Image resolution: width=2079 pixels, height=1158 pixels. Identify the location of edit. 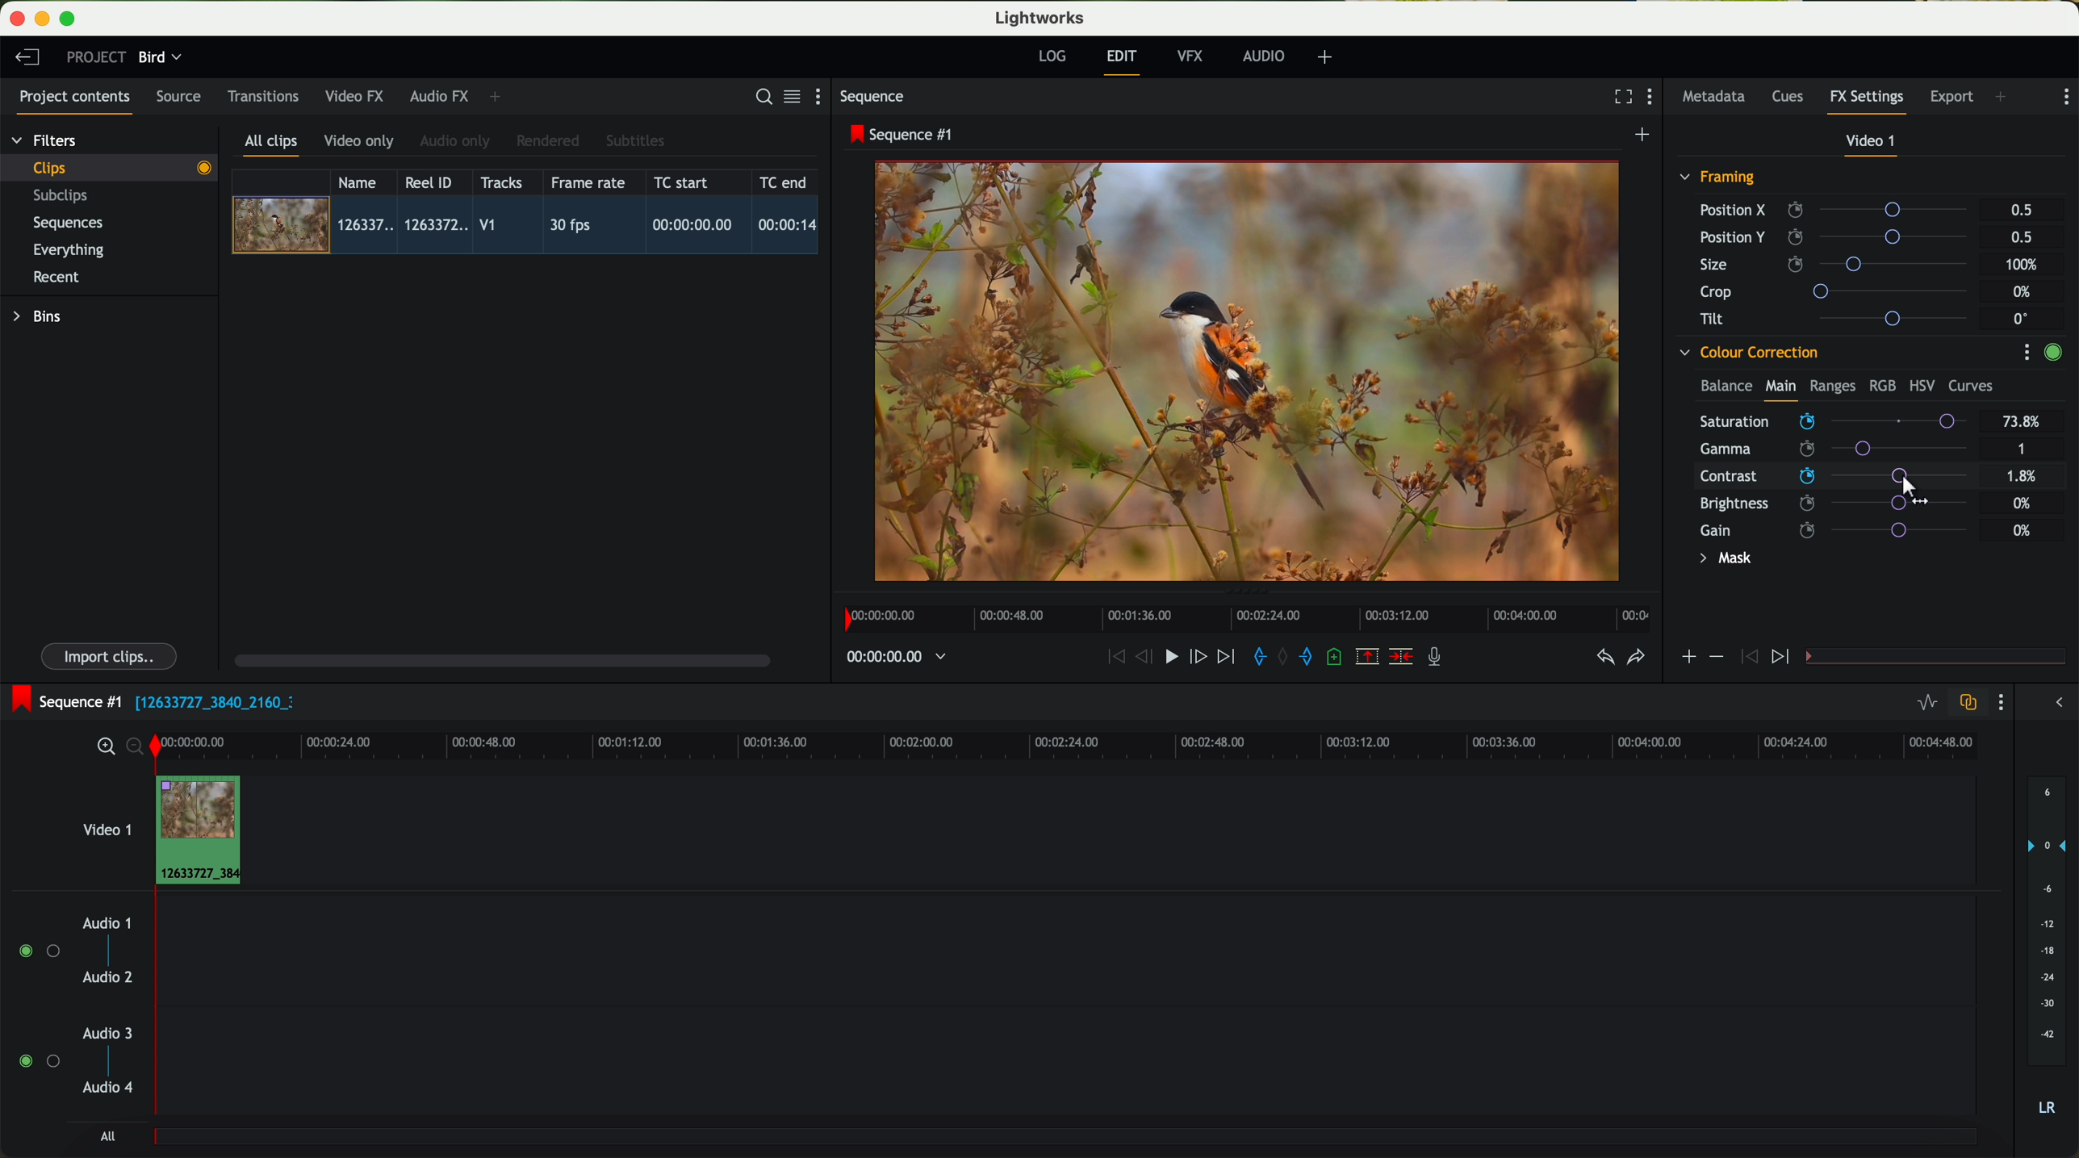
(1124, 61).